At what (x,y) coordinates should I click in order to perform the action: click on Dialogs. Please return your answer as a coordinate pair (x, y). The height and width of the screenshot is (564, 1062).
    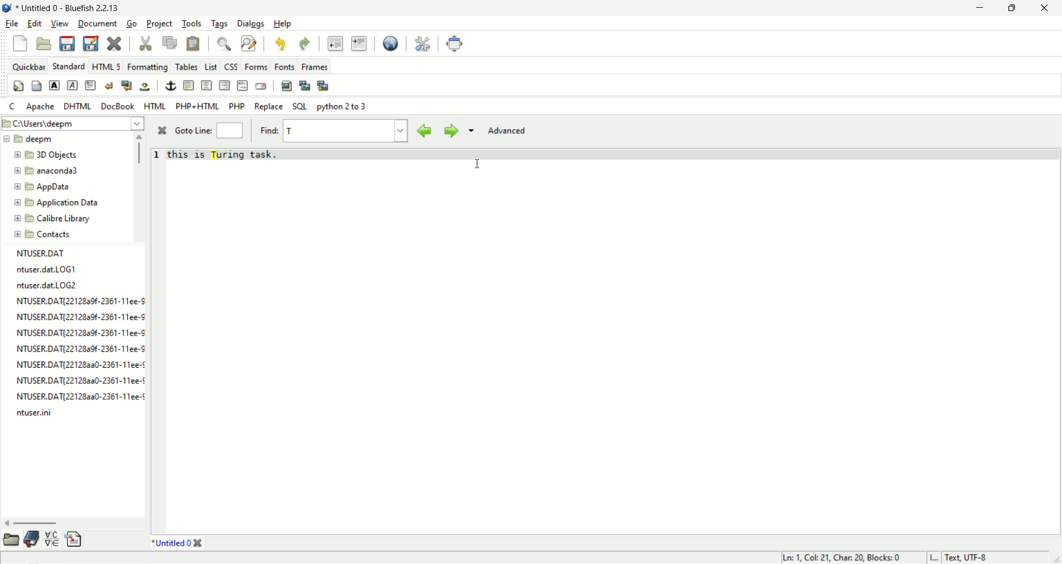
    Looking at the image, I should click on (251, 23).